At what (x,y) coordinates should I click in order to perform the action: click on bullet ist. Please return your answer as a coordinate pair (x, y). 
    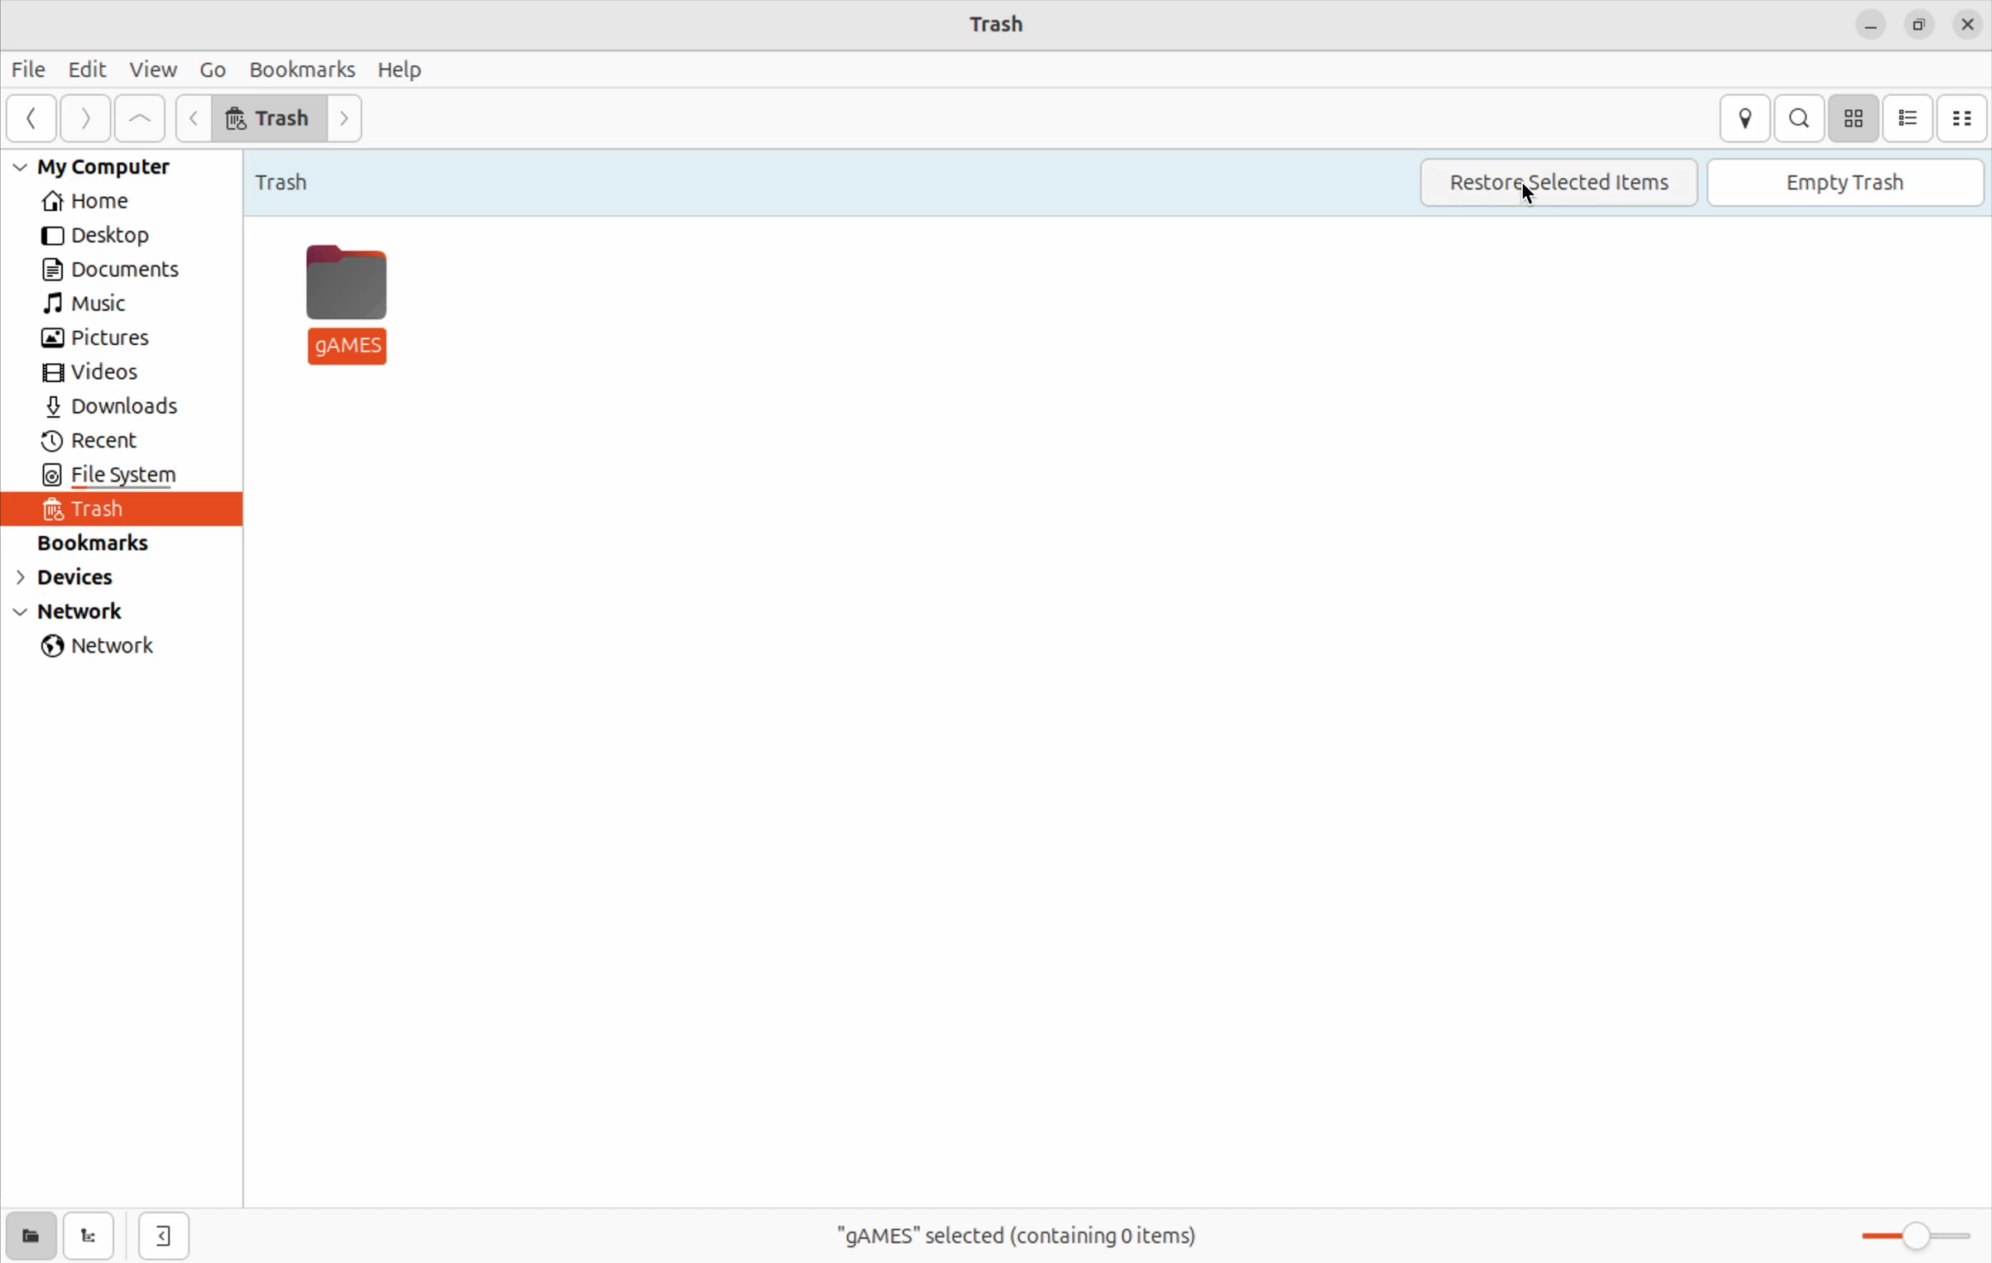
    Looking at the image, I should click on (1908, 118).